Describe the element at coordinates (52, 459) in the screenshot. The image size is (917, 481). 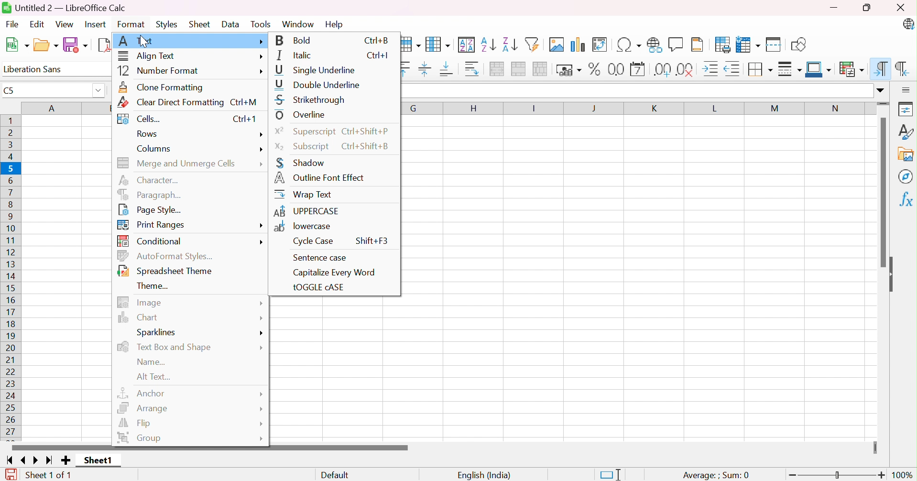
I see `Scroll to last page` at that location.